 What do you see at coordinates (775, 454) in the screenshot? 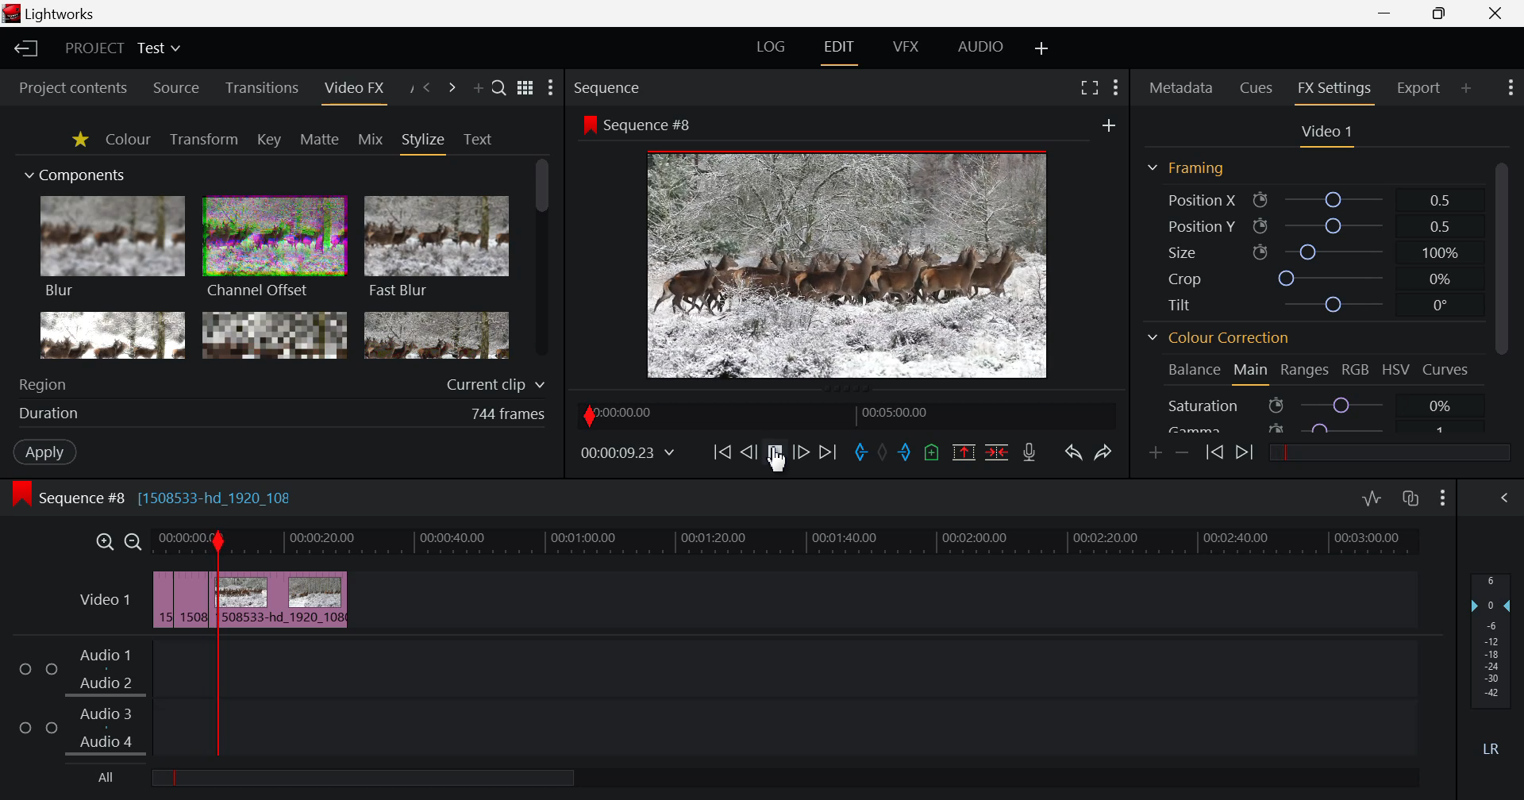
I see `Cursor on Stop Preview` at bounding box center [775, 454].